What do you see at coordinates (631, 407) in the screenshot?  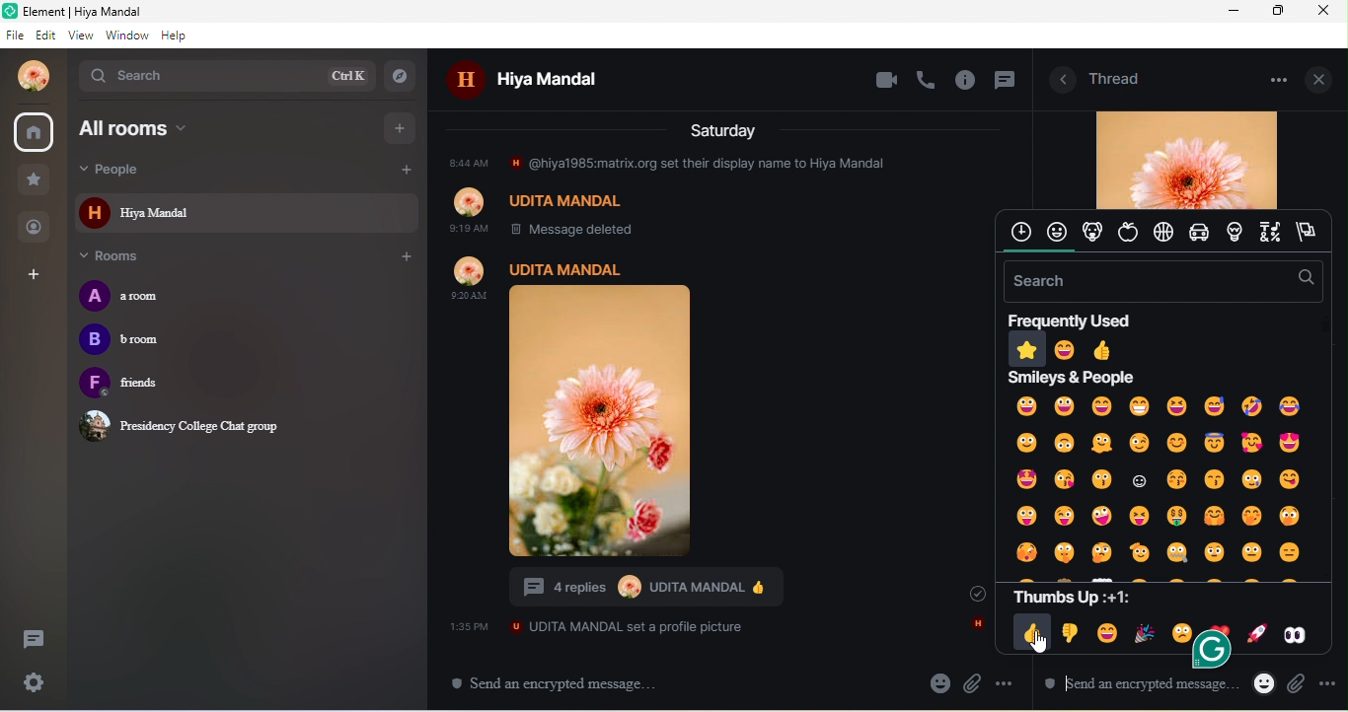 I see `profile photo` at bounding box center [631, 407].